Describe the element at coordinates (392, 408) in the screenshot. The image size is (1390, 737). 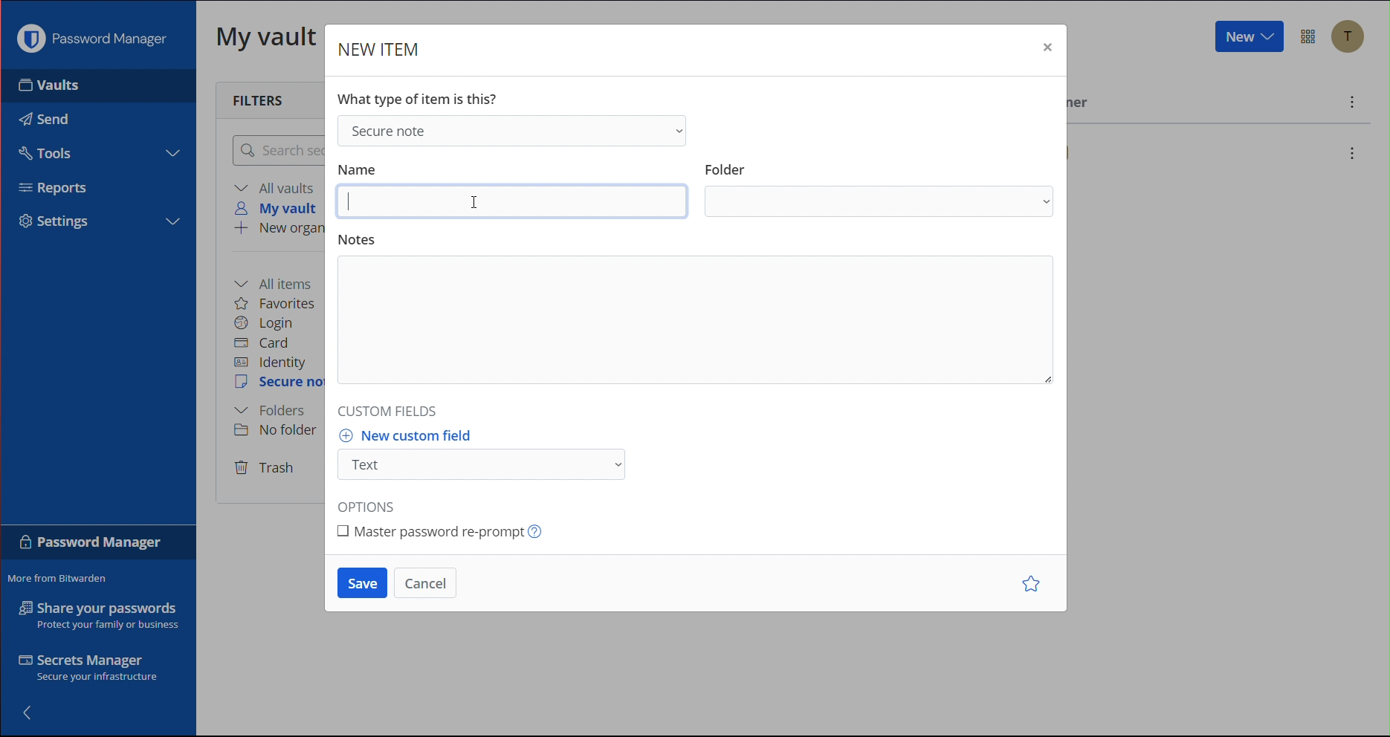
I see `Custom Fields` at that location.